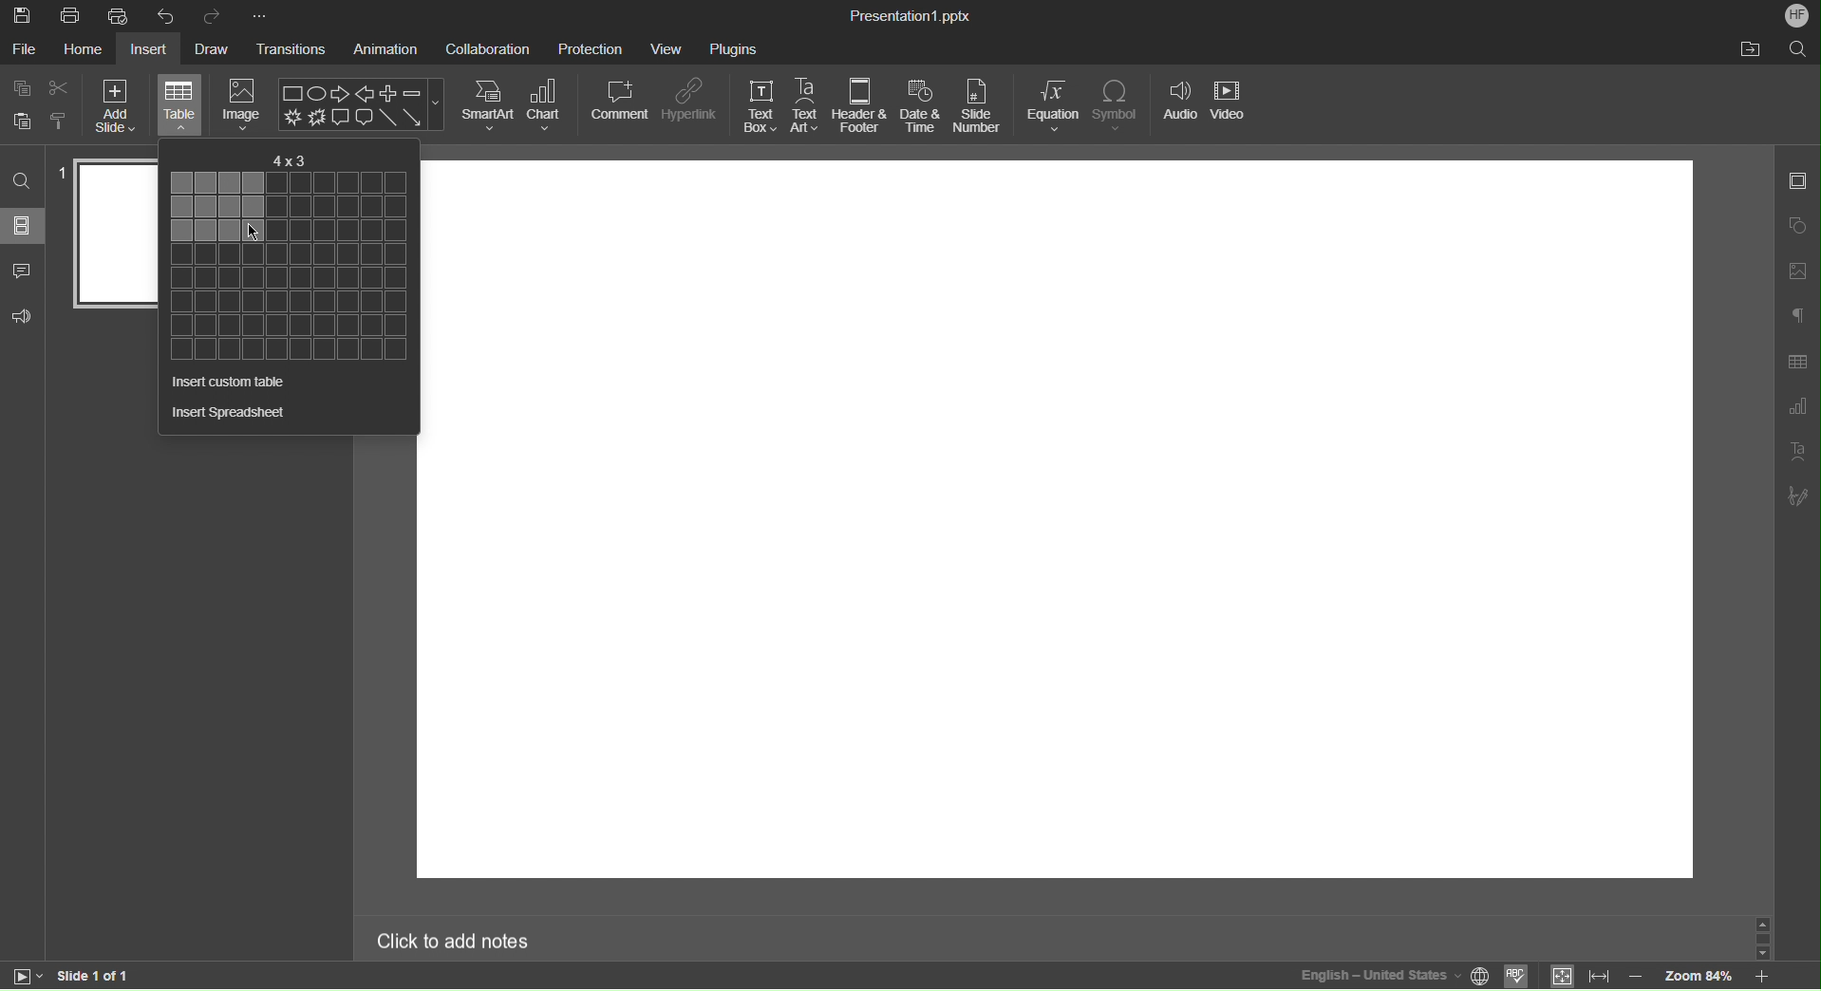  I want to click on Insert, so click(151, 51).